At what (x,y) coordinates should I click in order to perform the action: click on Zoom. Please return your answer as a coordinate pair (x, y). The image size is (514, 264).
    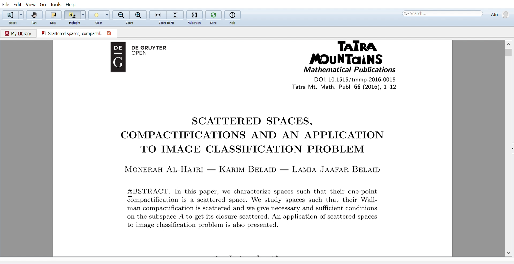
    Looking at the image, I should click on (131, 23).